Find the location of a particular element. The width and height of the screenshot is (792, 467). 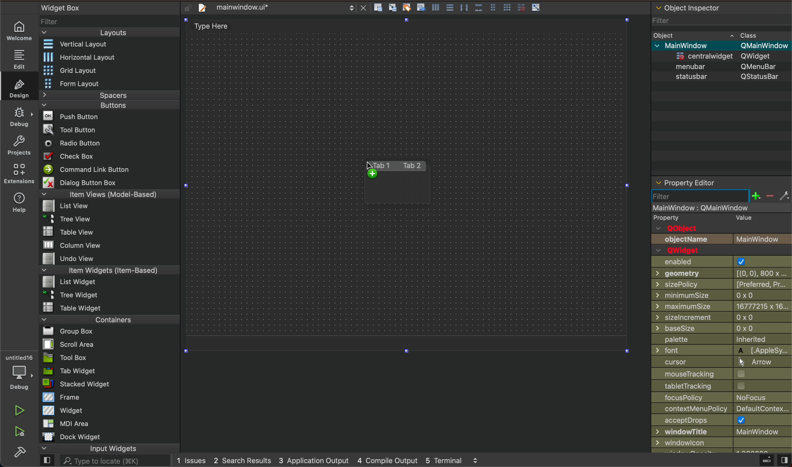

object name and Qwidget is located at coordinates (724, 245).